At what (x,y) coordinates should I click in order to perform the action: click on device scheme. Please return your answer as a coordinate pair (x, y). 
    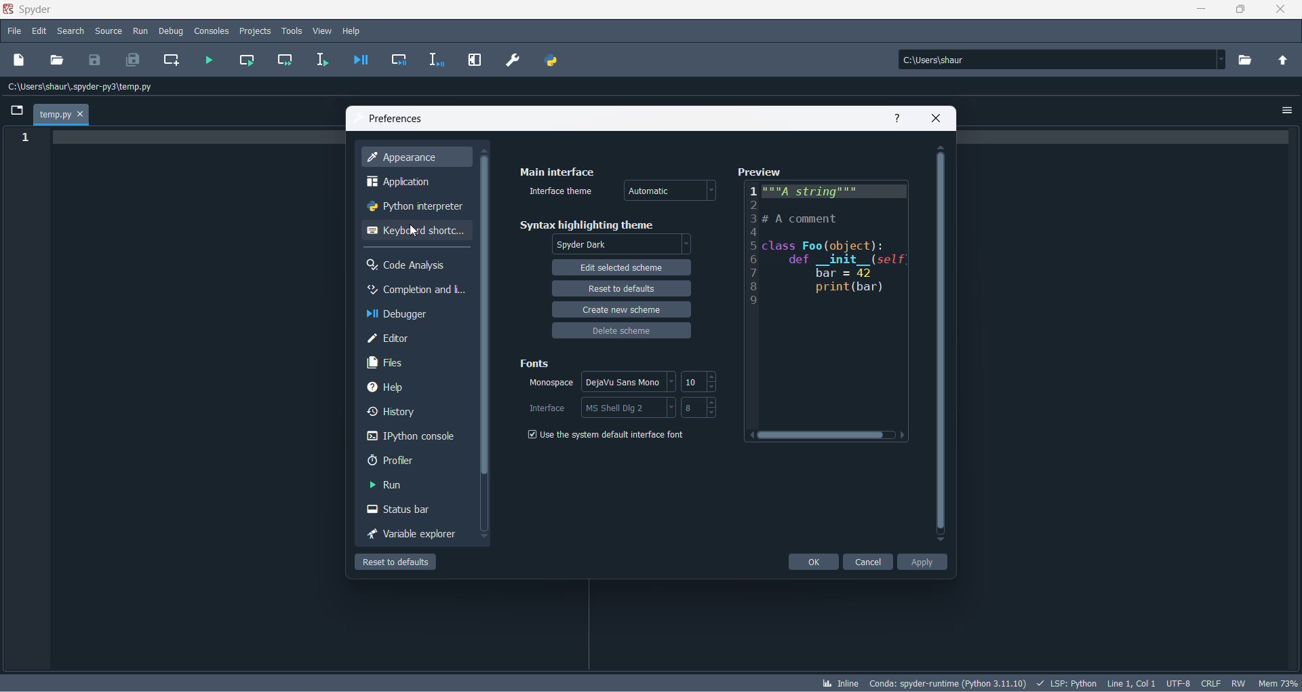
    Looking at the image, I should click on (620, 334).